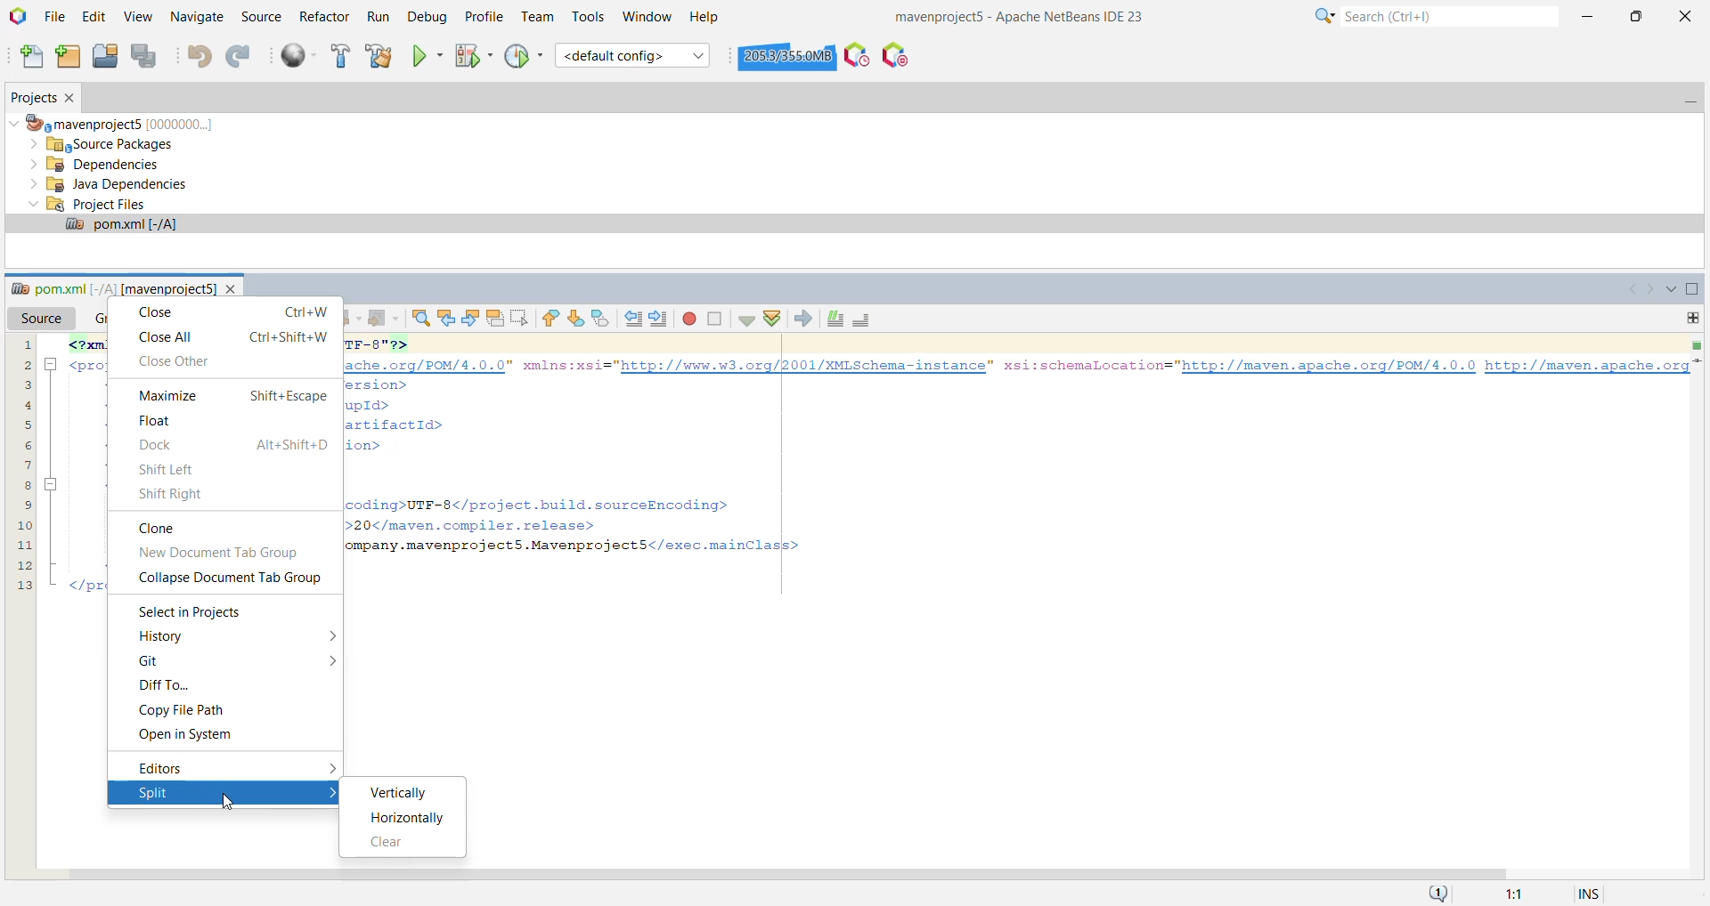  I want to click on Toggle Rectangular Selection, so click(521, 318).